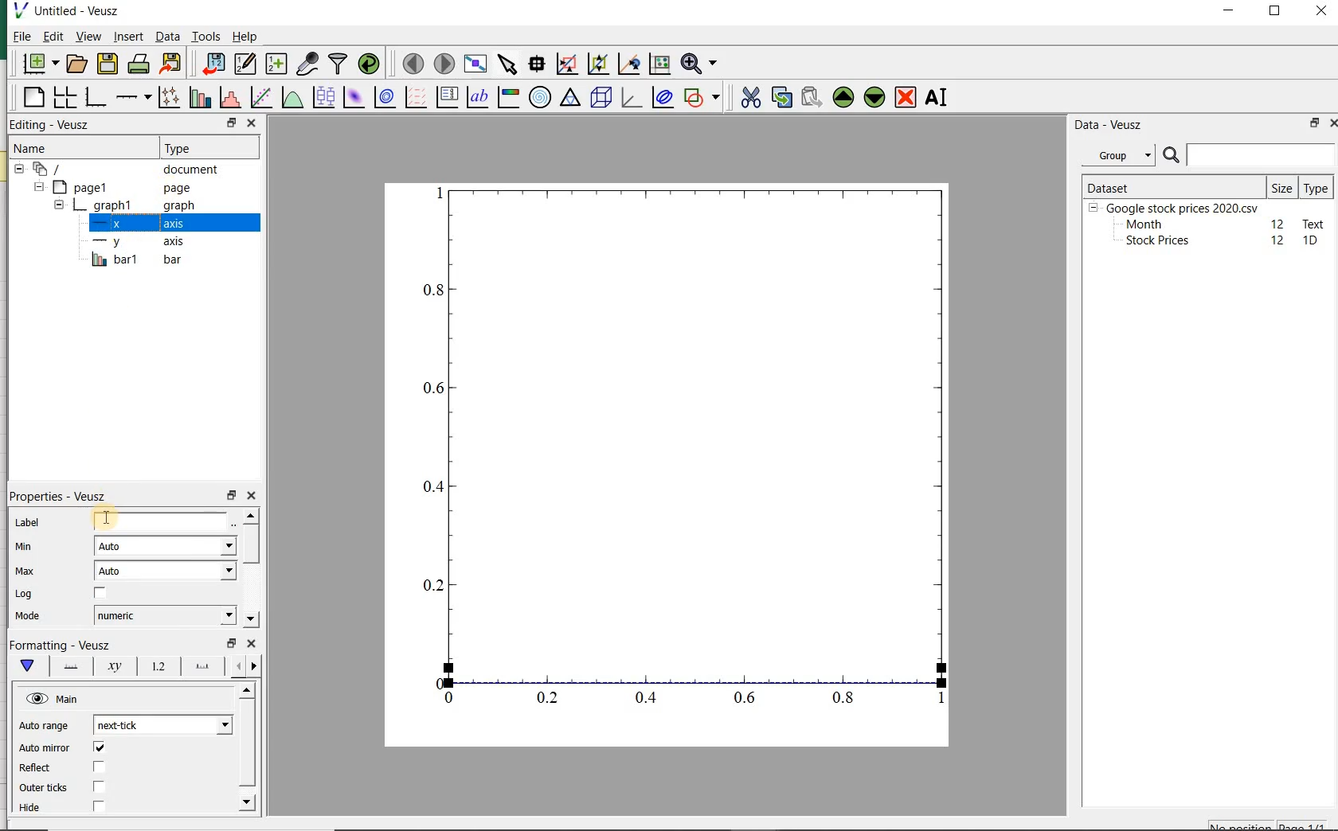 The height and width of the screenshot is (831, 1338). Describe the element at coordinates (702, 64) in the screenshot. I see `zoom function menus` at that location.